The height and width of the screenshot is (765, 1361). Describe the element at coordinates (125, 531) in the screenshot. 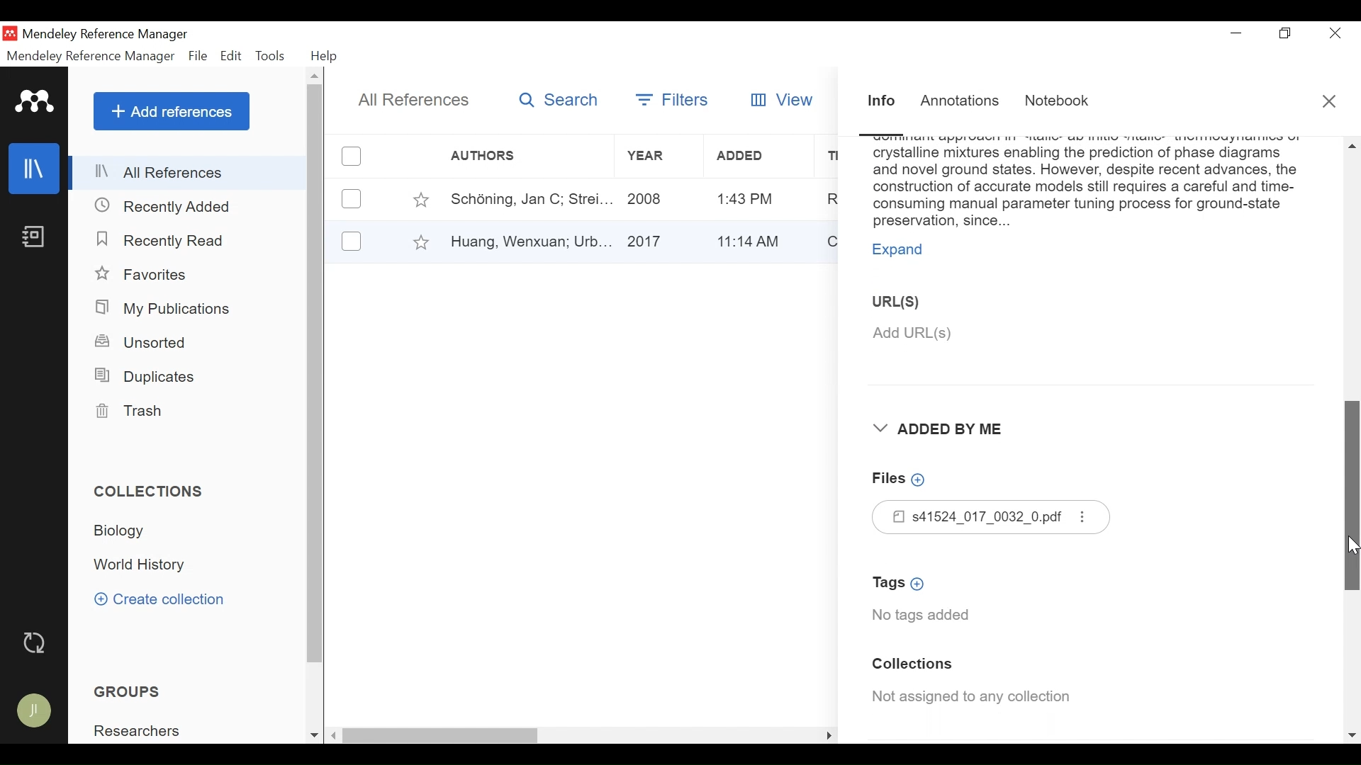

I see `Collection` at that location.